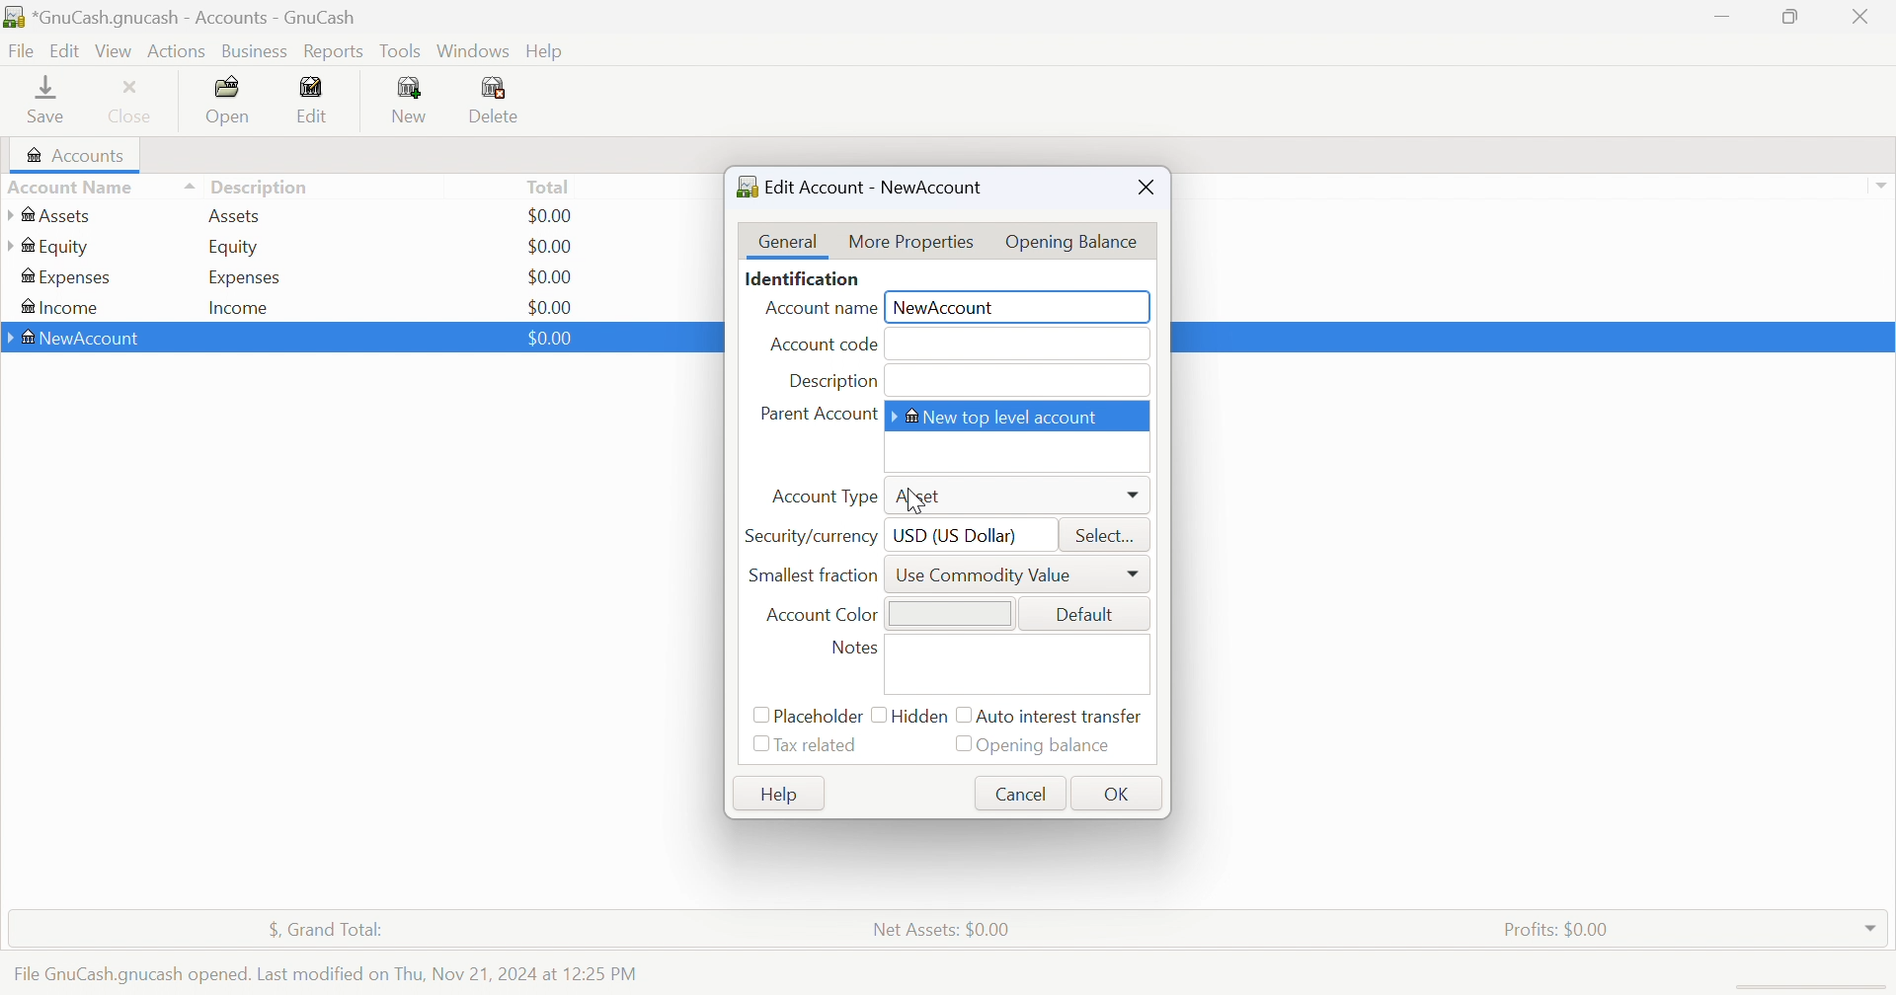  I want to click on Smallest fraction, so click(810, 573).